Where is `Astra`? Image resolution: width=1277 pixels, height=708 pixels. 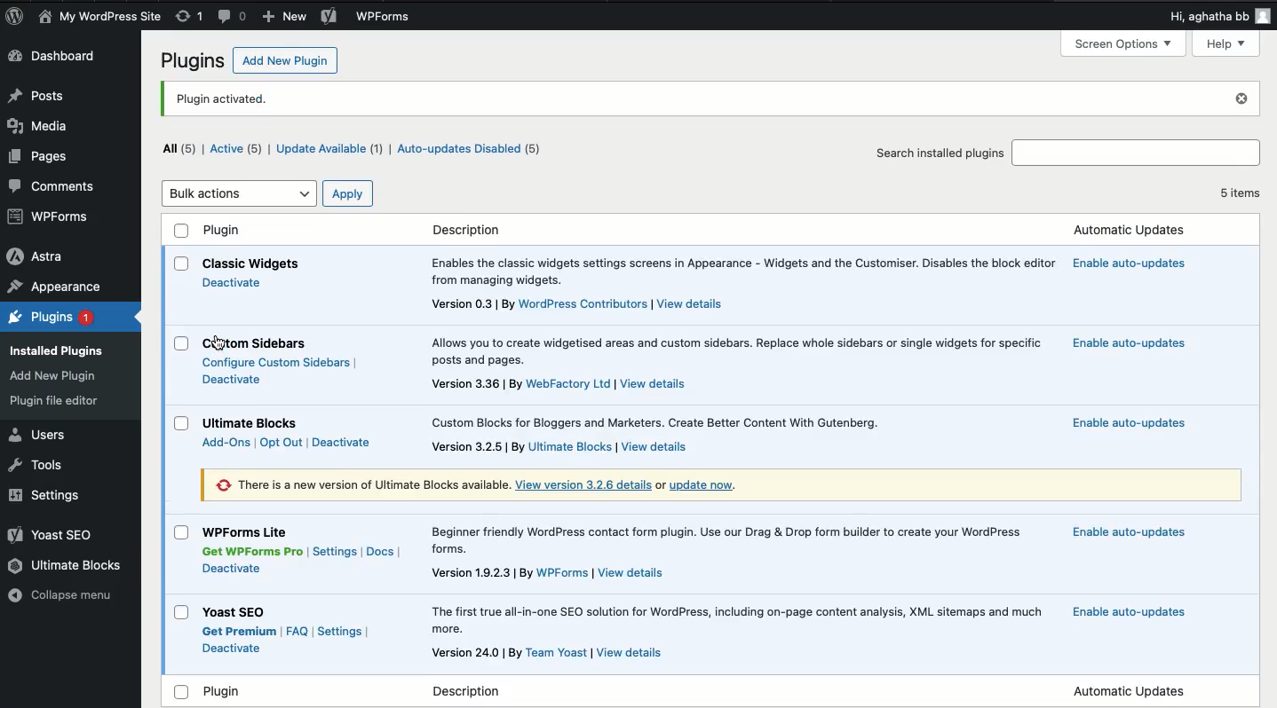
Astra is located at coordinates (36, 256).